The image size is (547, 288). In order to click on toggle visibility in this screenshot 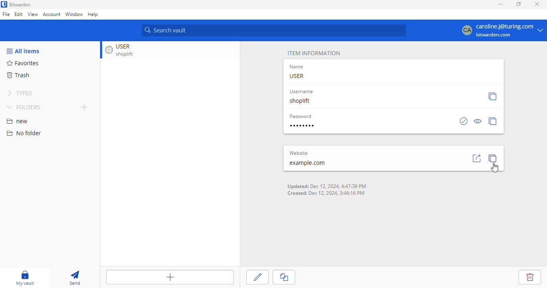, I will do `click(478, 121)`.